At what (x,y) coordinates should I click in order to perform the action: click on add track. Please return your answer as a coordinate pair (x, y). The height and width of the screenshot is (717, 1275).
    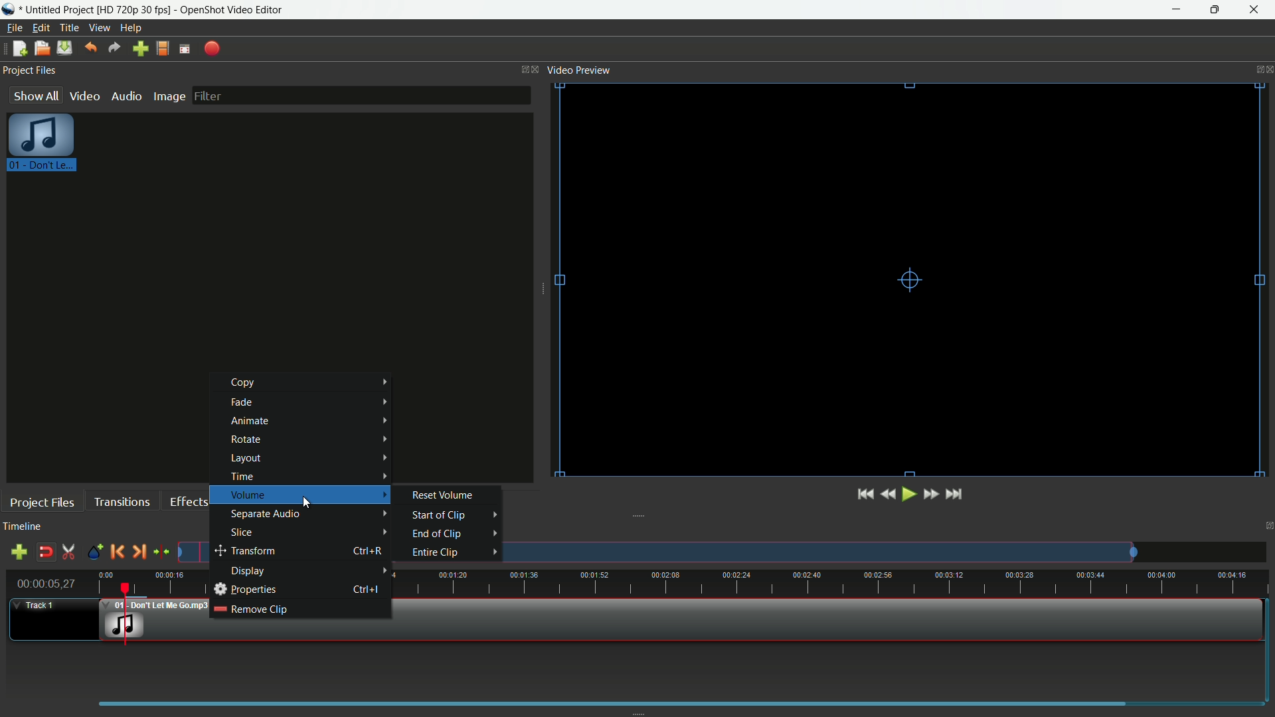
    Looking at the image, I should click on (19, 552).